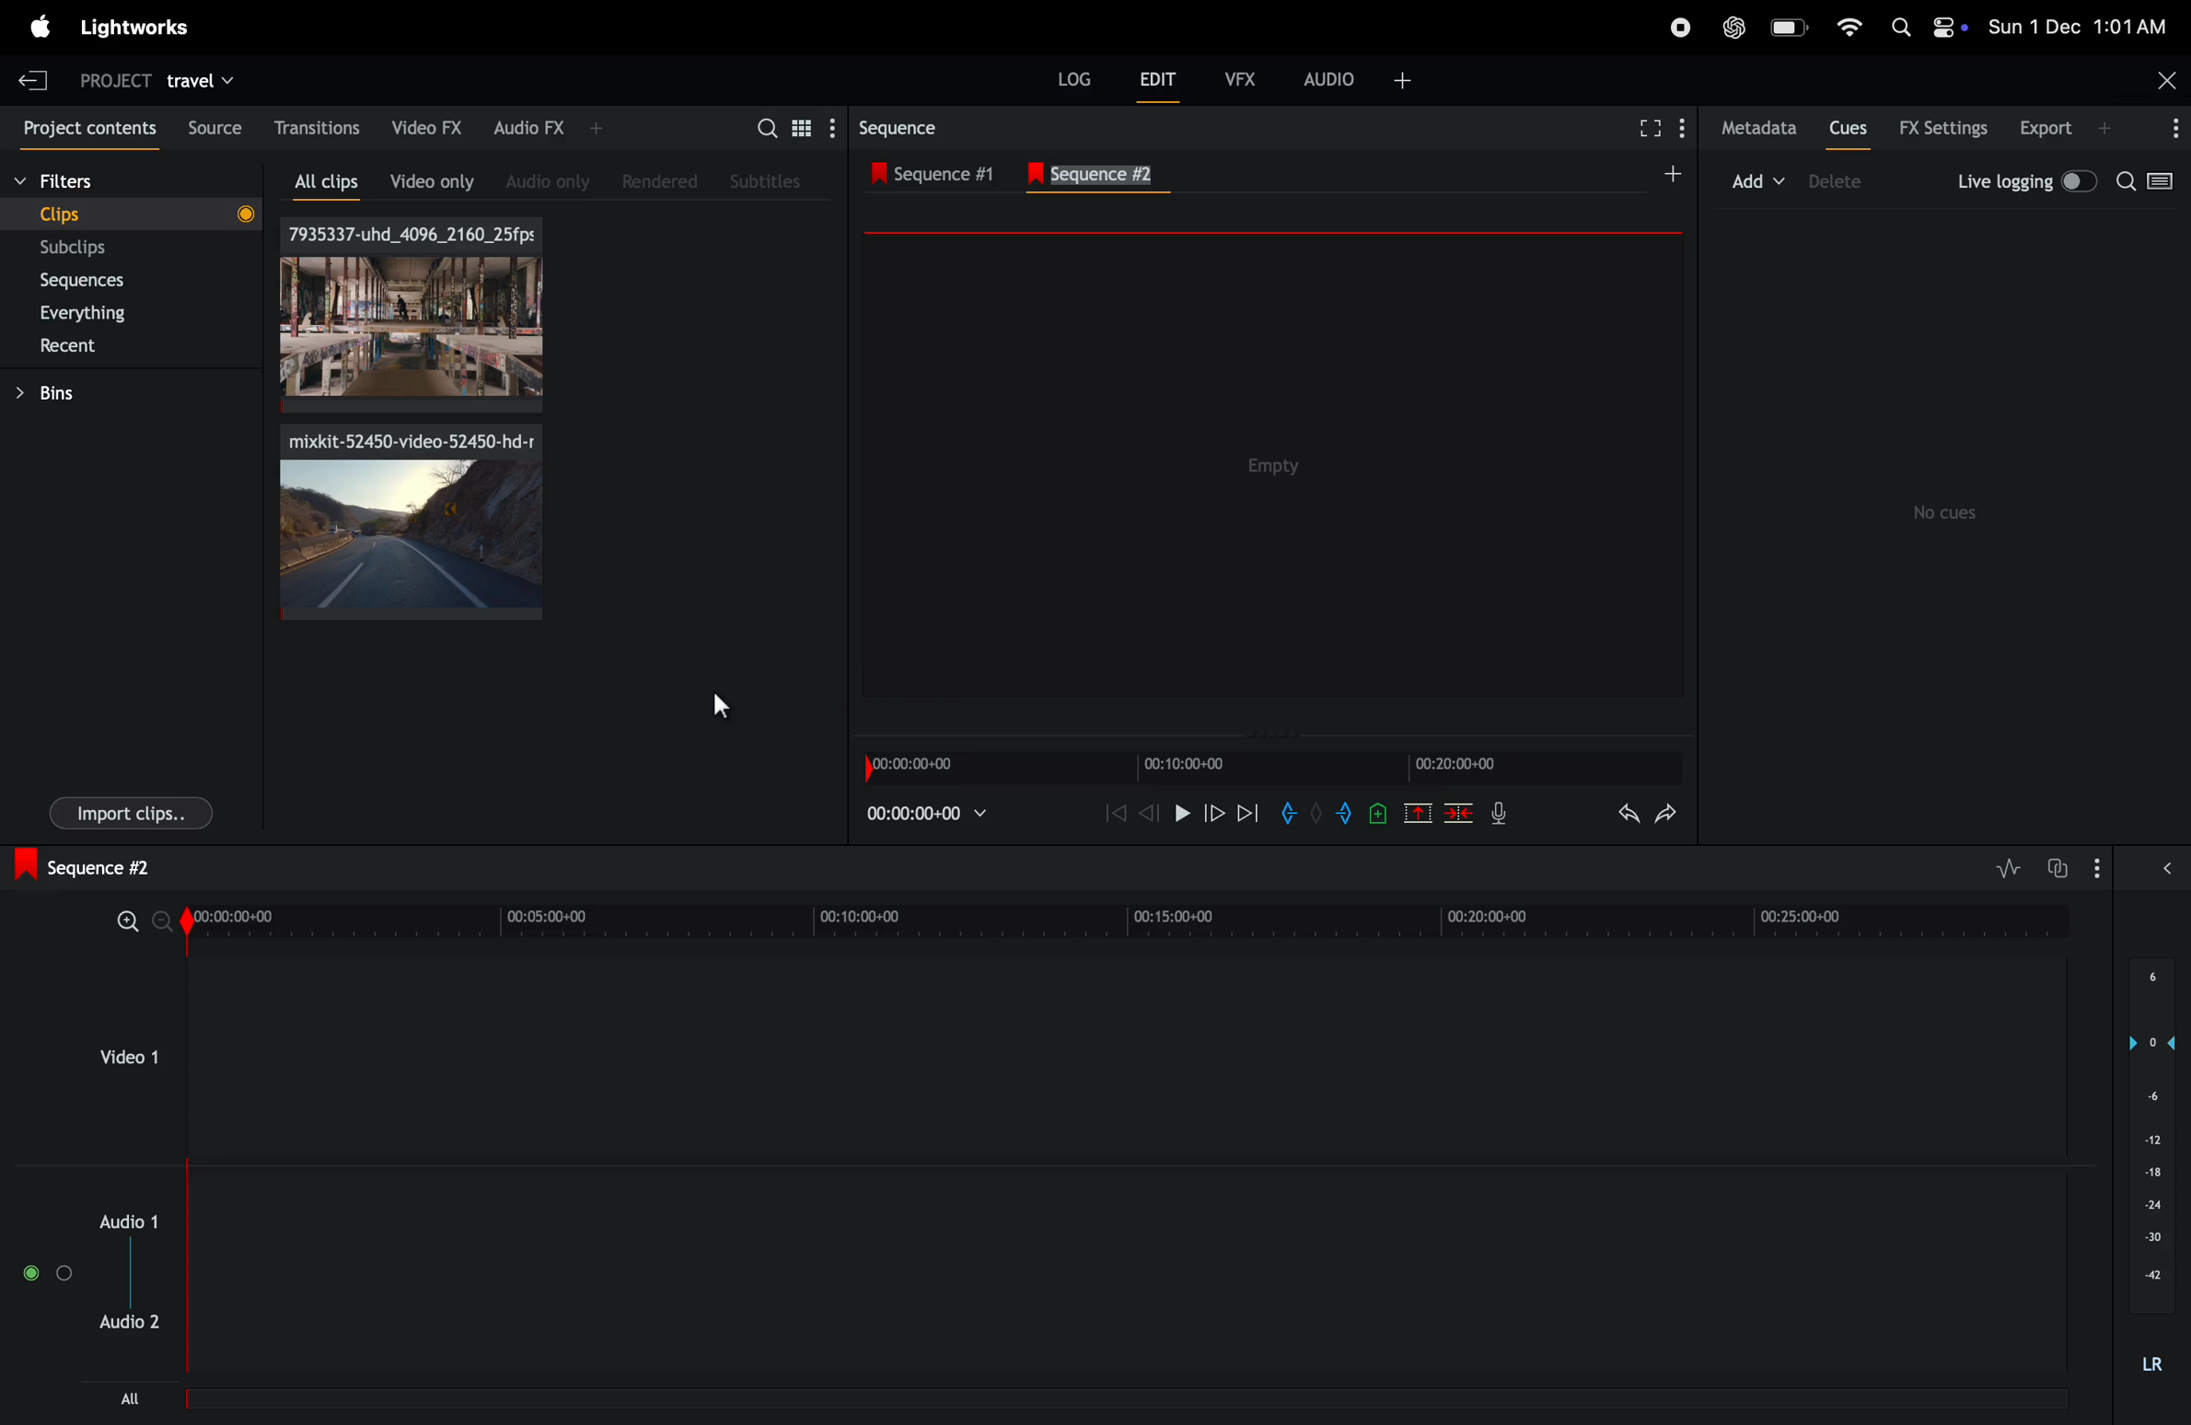 Image resolution: width=2191 pixels, height=1425 pixels. What do you see at coordinates (2167, 868) in the screenshot?
I see `show hide full video mix` at bounding box center [2167, 868].